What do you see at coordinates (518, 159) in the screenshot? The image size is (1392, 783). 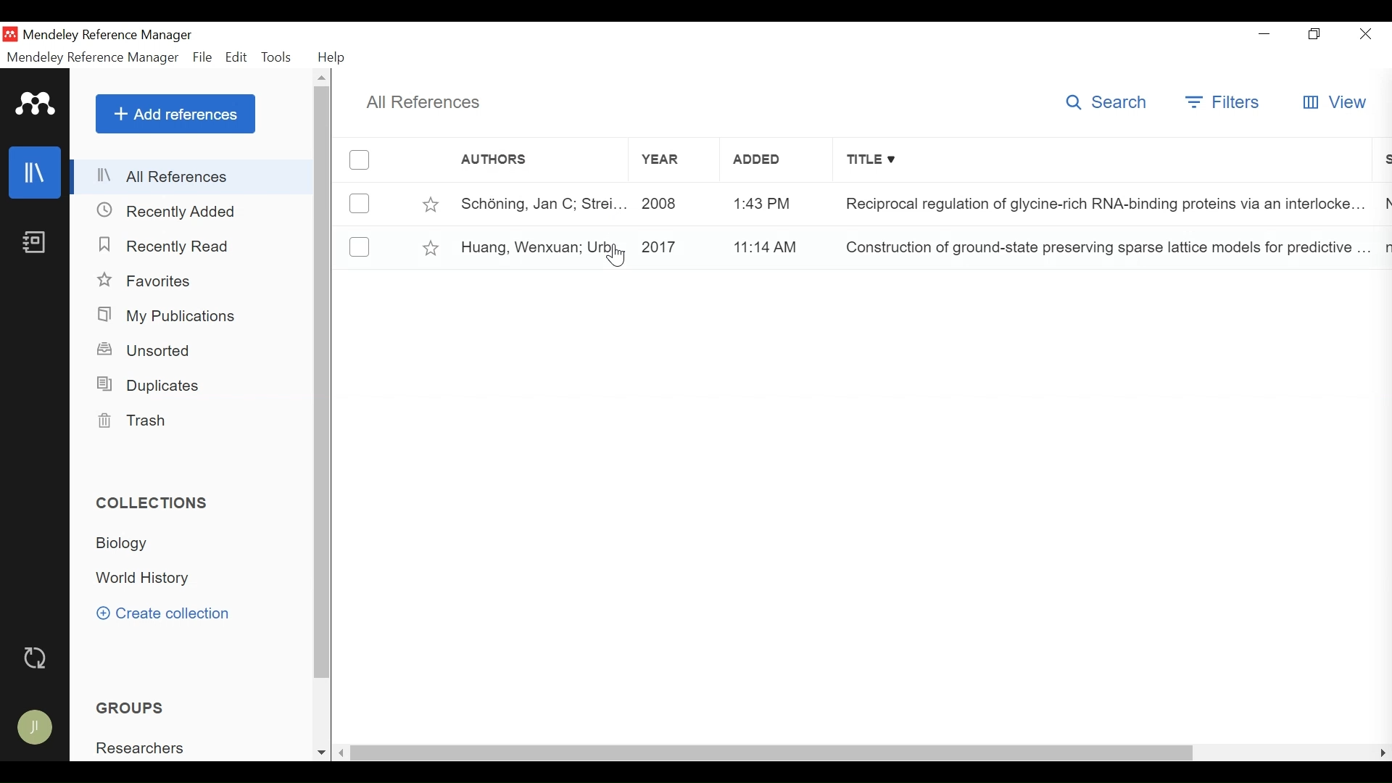 I see `Author` at bounding box center [518, 159].